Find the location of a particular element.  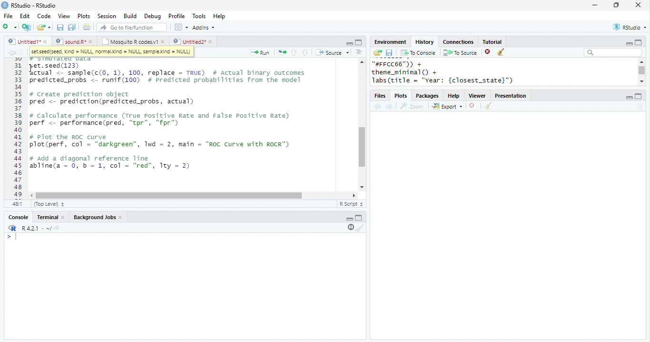

terminal is located at coordinates (46, 218).